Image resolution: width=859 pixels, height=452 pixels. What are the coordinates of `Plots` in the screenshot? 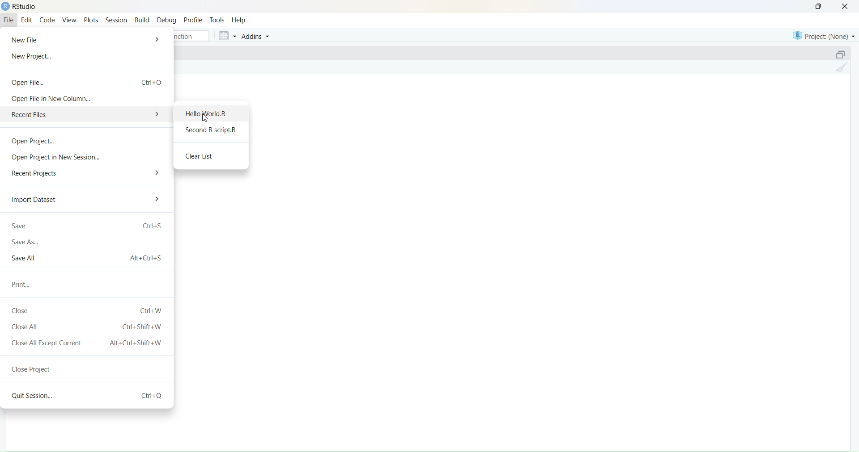 It's located at (90, 20).